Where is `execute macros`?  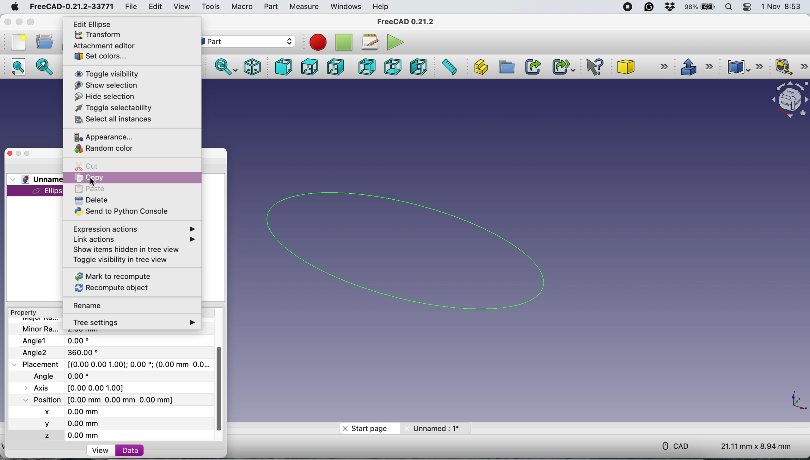
execute macros is located at coordinates (394, 42).